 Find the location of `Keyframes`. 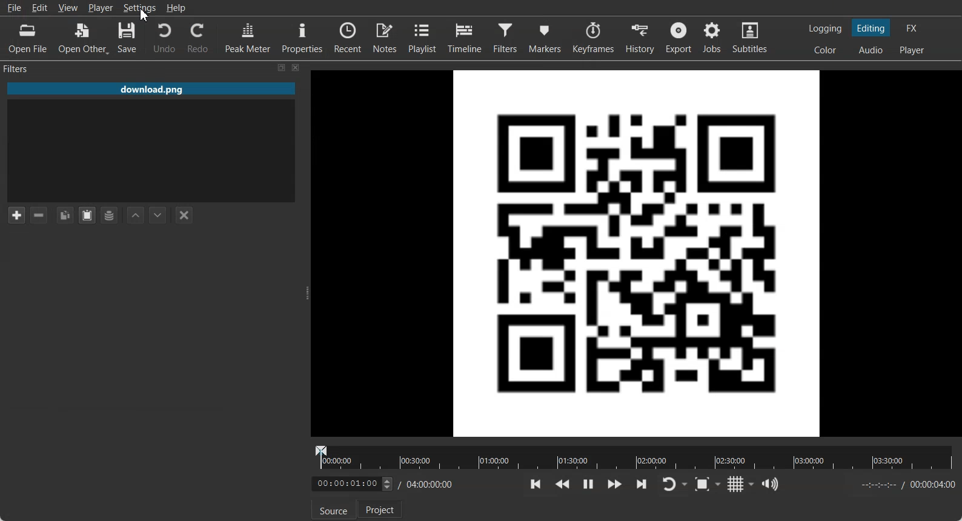

Keyframes is located at coordinates (592, 38).